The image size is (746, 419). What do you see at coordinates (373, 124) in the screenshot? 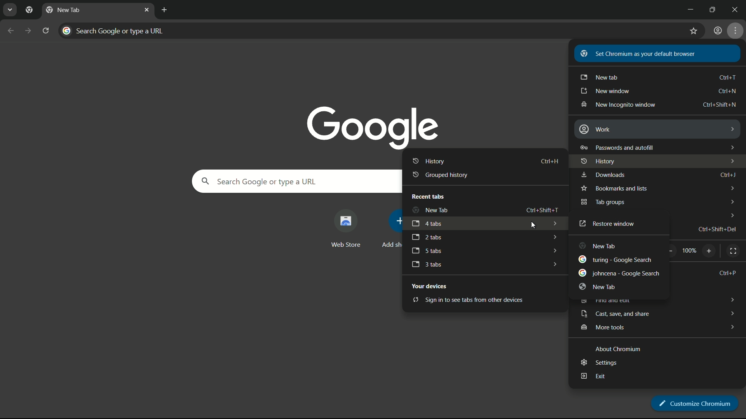
I see `google` at bounding box center [373, 124].